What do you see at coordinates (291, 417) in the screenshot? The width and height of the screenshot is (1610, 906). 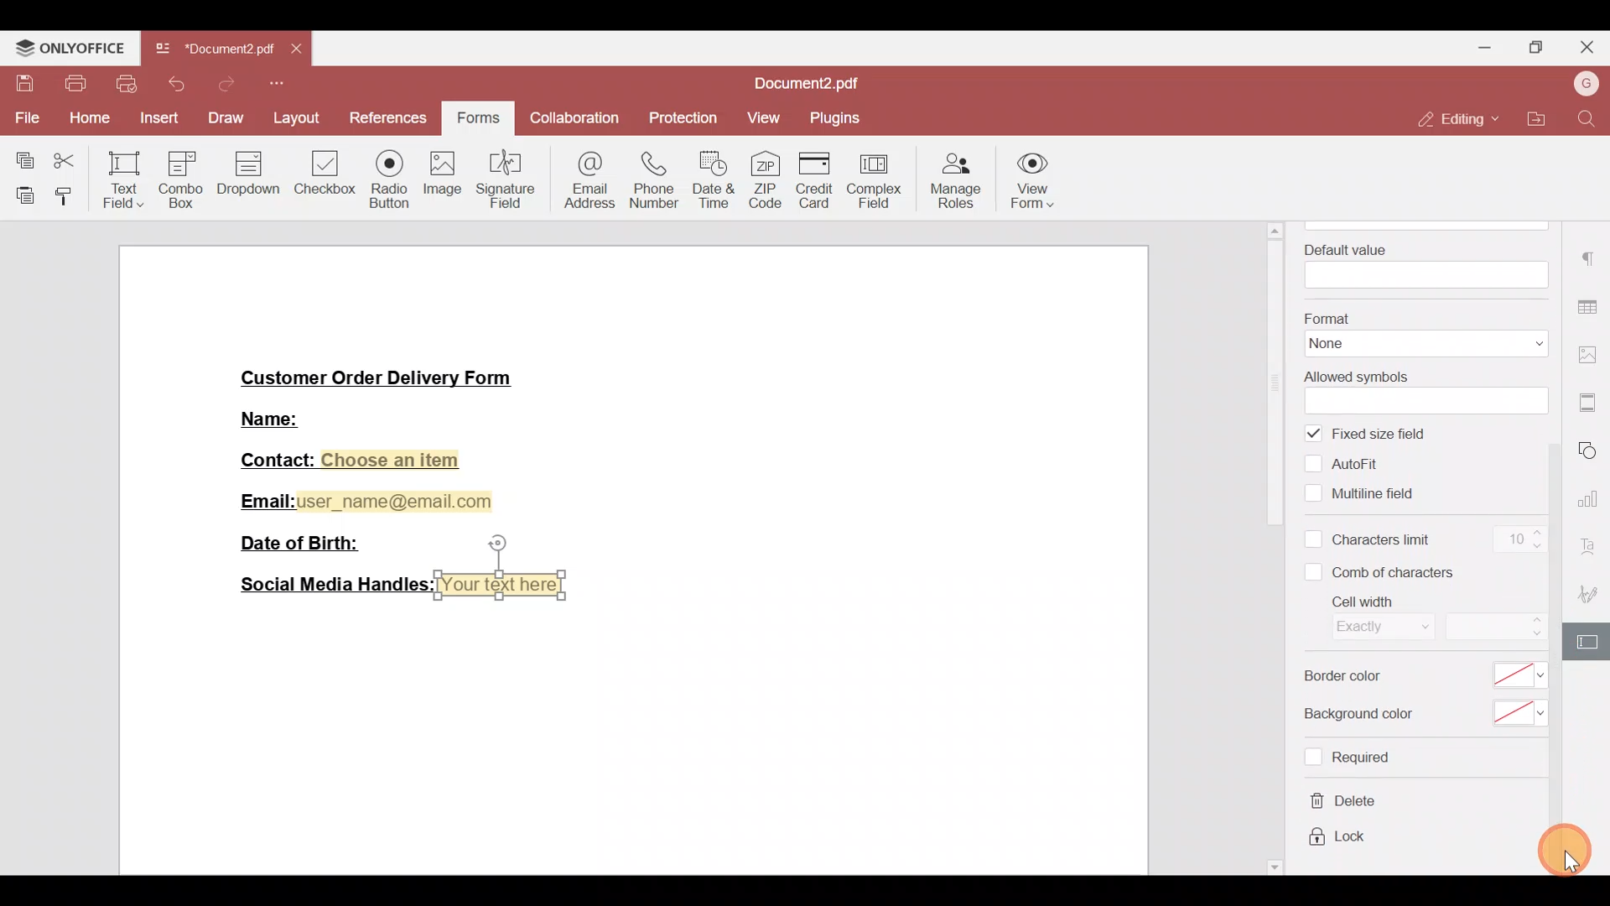 I see `Name:` at bounding box center [291, 417].